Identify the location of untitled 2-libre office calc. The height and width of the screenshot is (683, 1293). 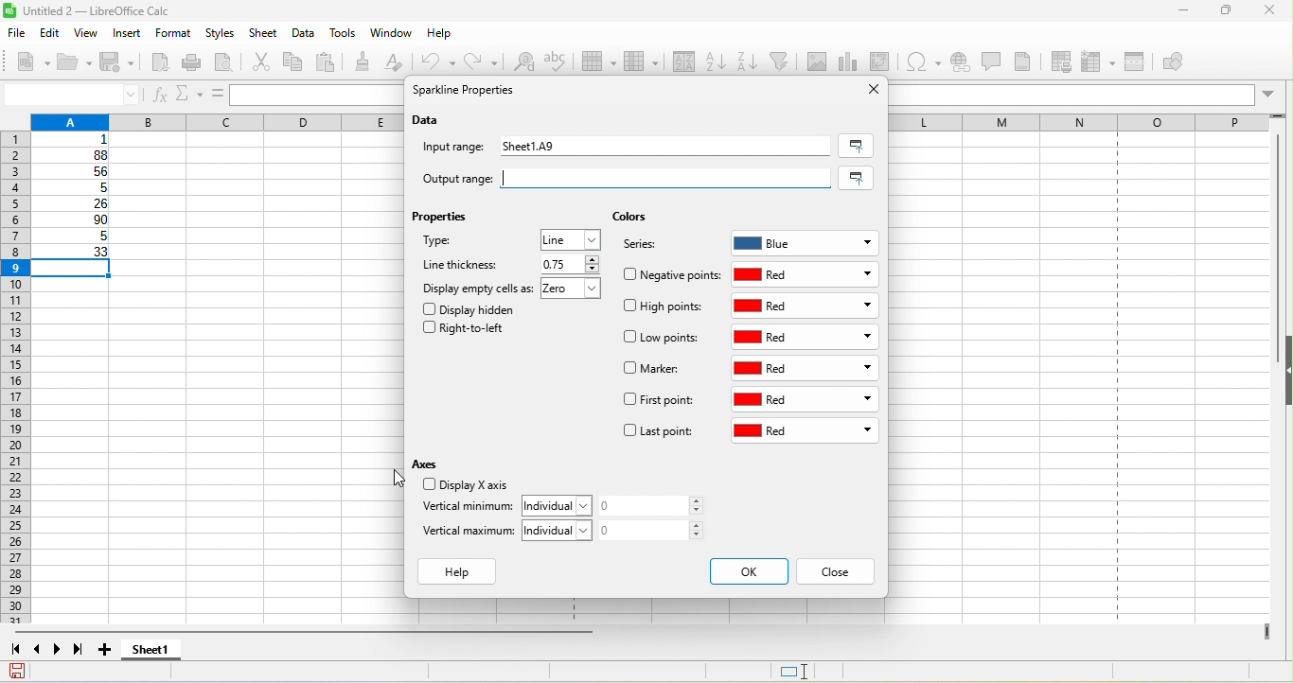
(154, 11).